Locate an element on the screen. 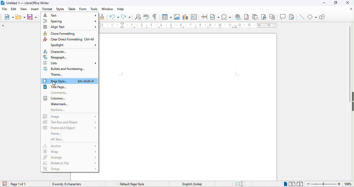 The height and width of the screenshot is (187, 354). undo is located at coordinates (114, 17).